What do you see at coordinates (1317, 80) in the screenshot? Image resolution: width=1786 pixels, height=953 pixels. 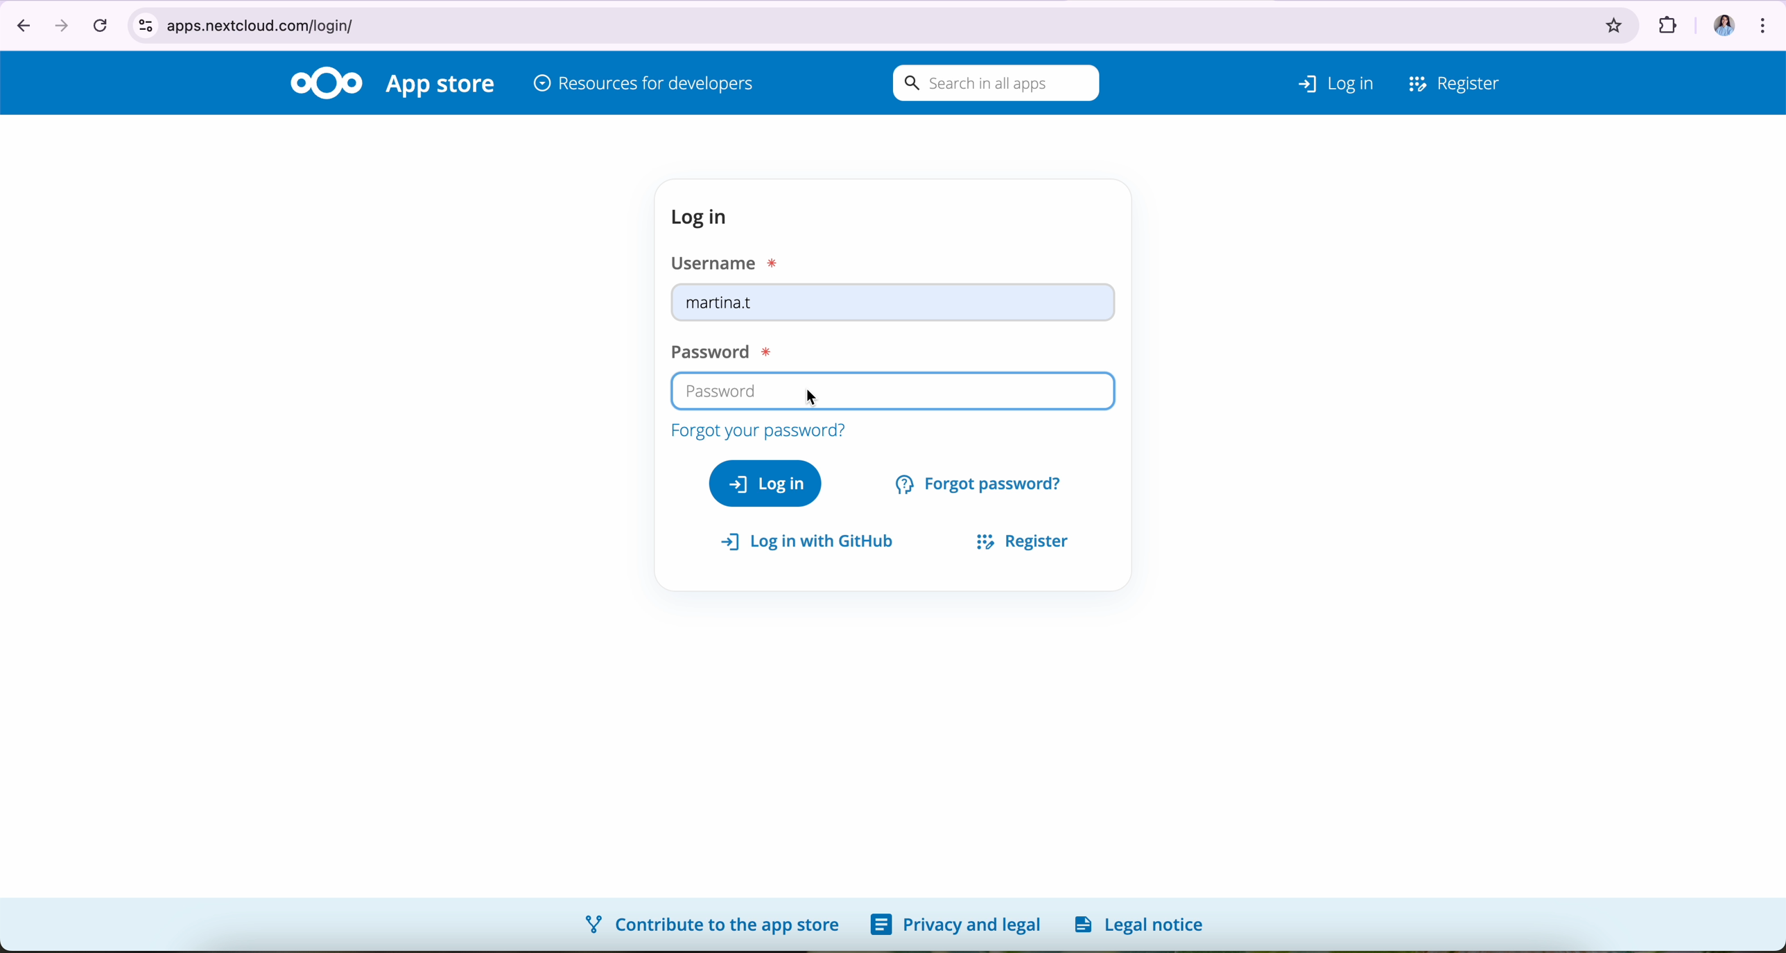 I see `Log in` at bounding box center [1317, 80].